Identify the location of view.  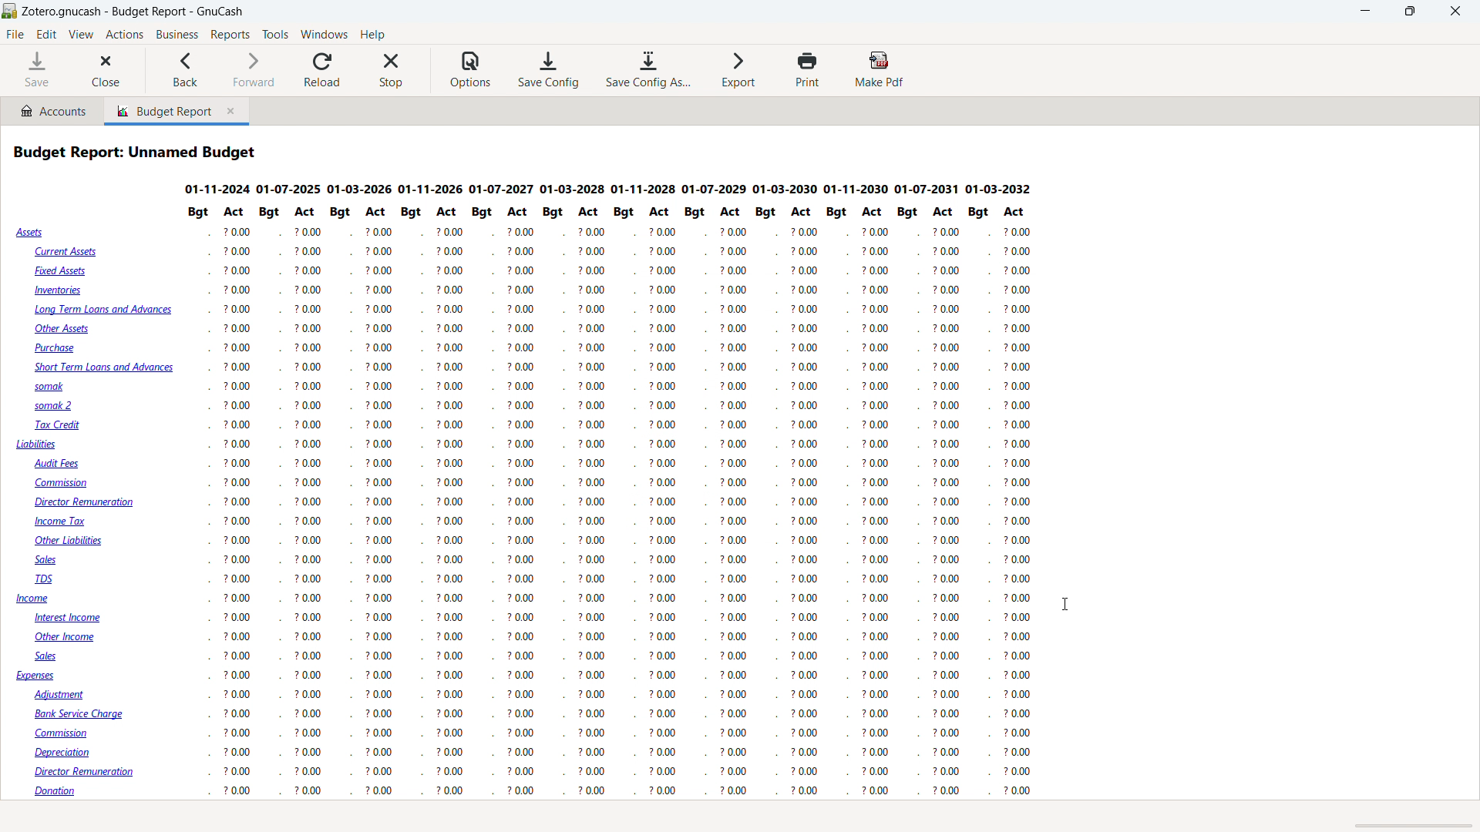
(81, 35).